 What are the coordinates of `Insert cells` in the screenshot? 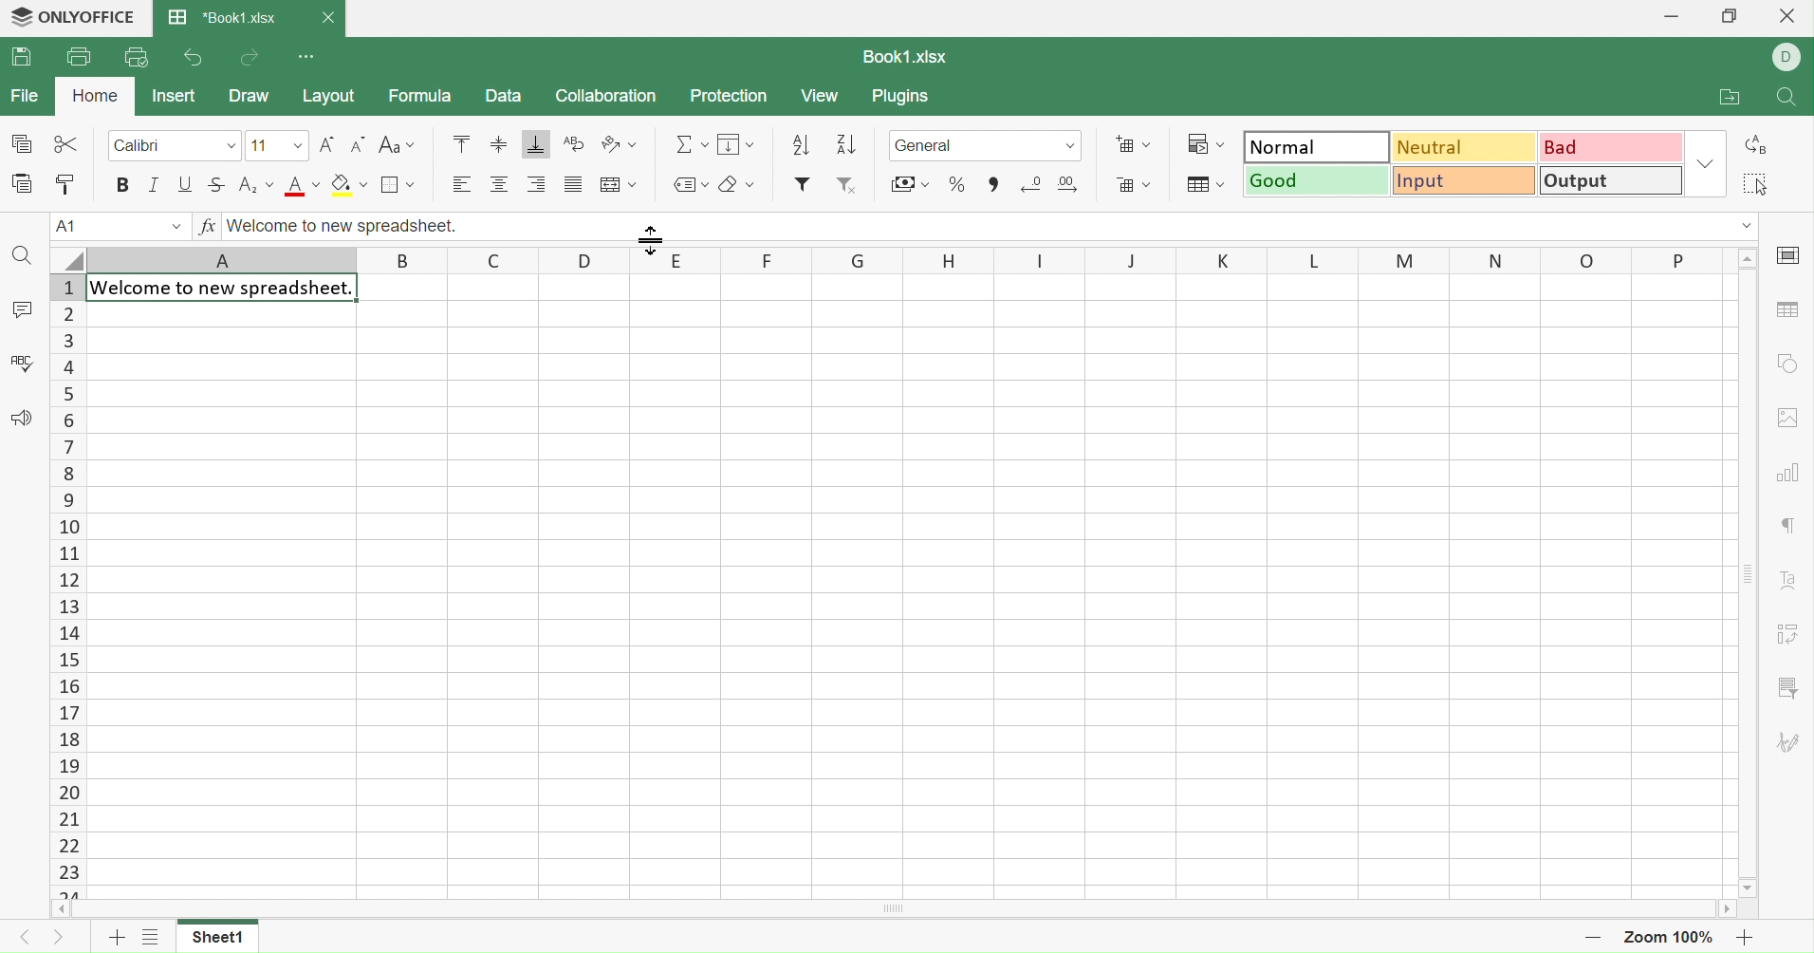 It's located at (1132, 144).